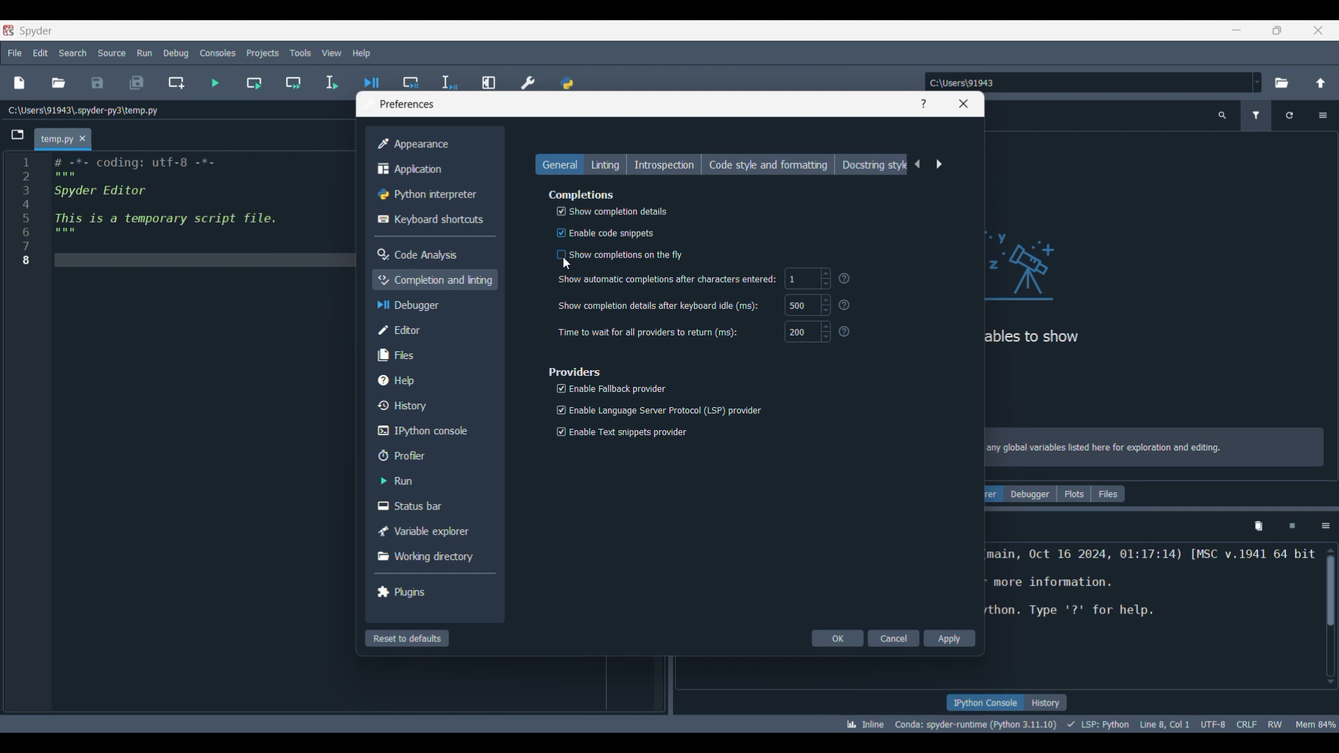  What do you see at coordinates (1292, 526) in the screenshot?
I see `Interrupt kernel` at bounding box center [1292, 526].